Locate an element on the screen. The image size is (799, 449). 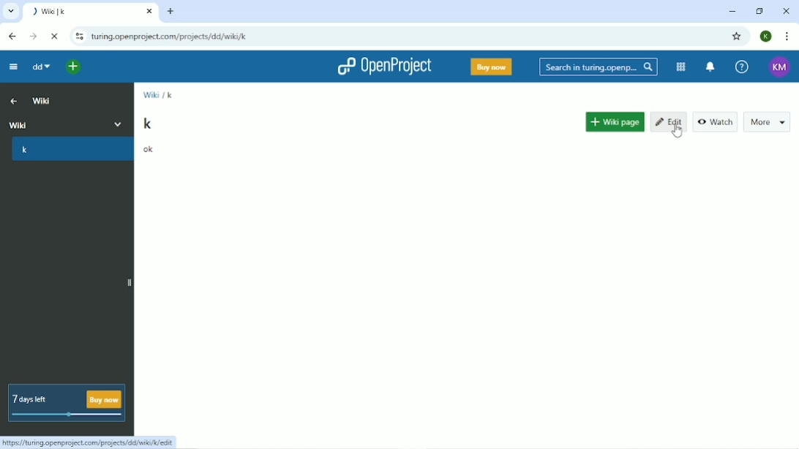
Back is located at coordinates (12, 37).